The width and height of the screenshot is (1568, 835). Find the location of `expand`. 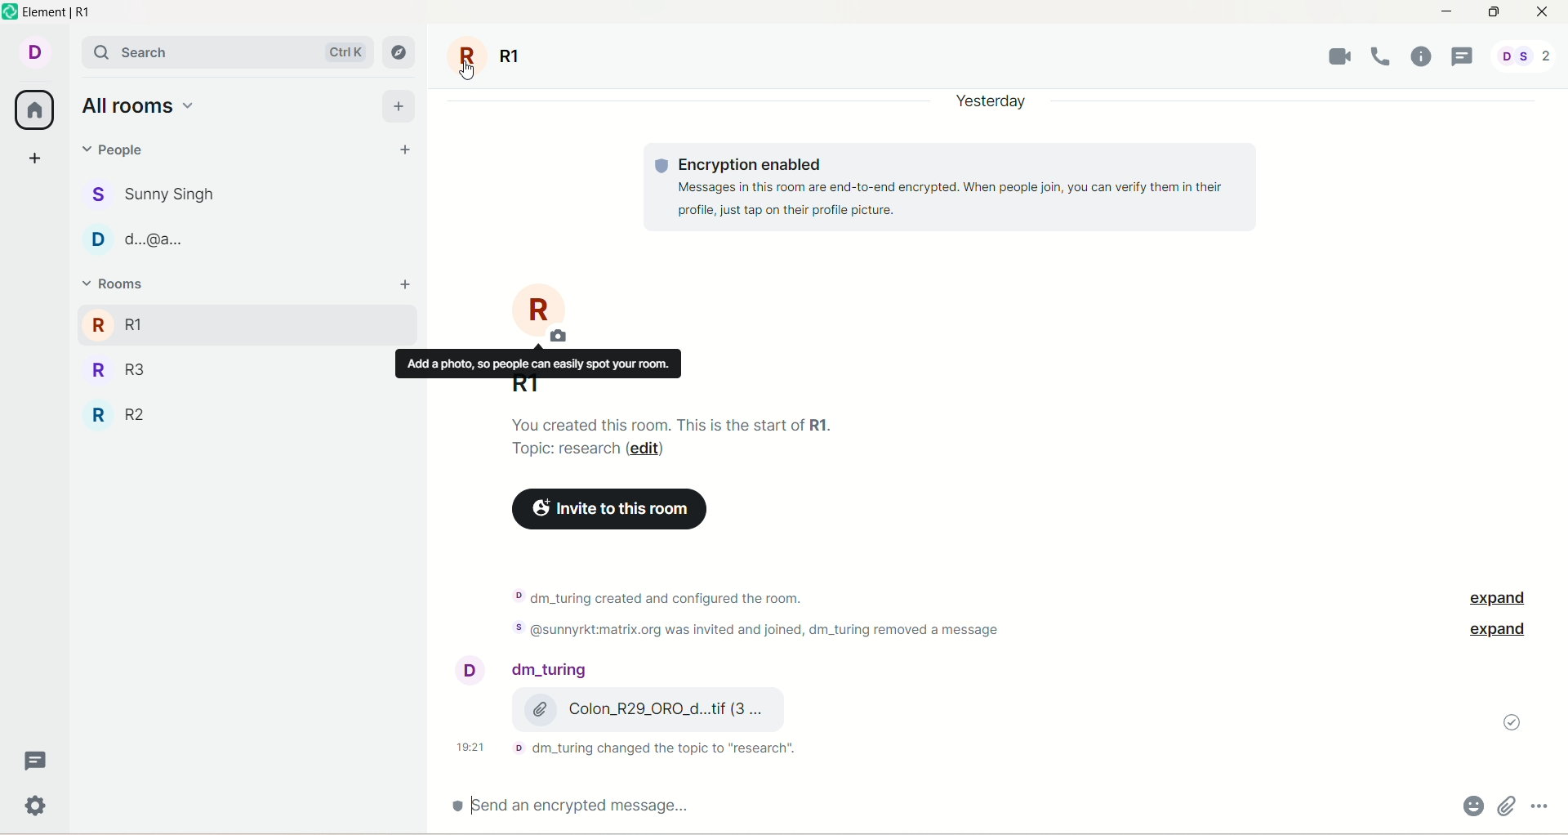

expand is located at coordinates (1506, 633).